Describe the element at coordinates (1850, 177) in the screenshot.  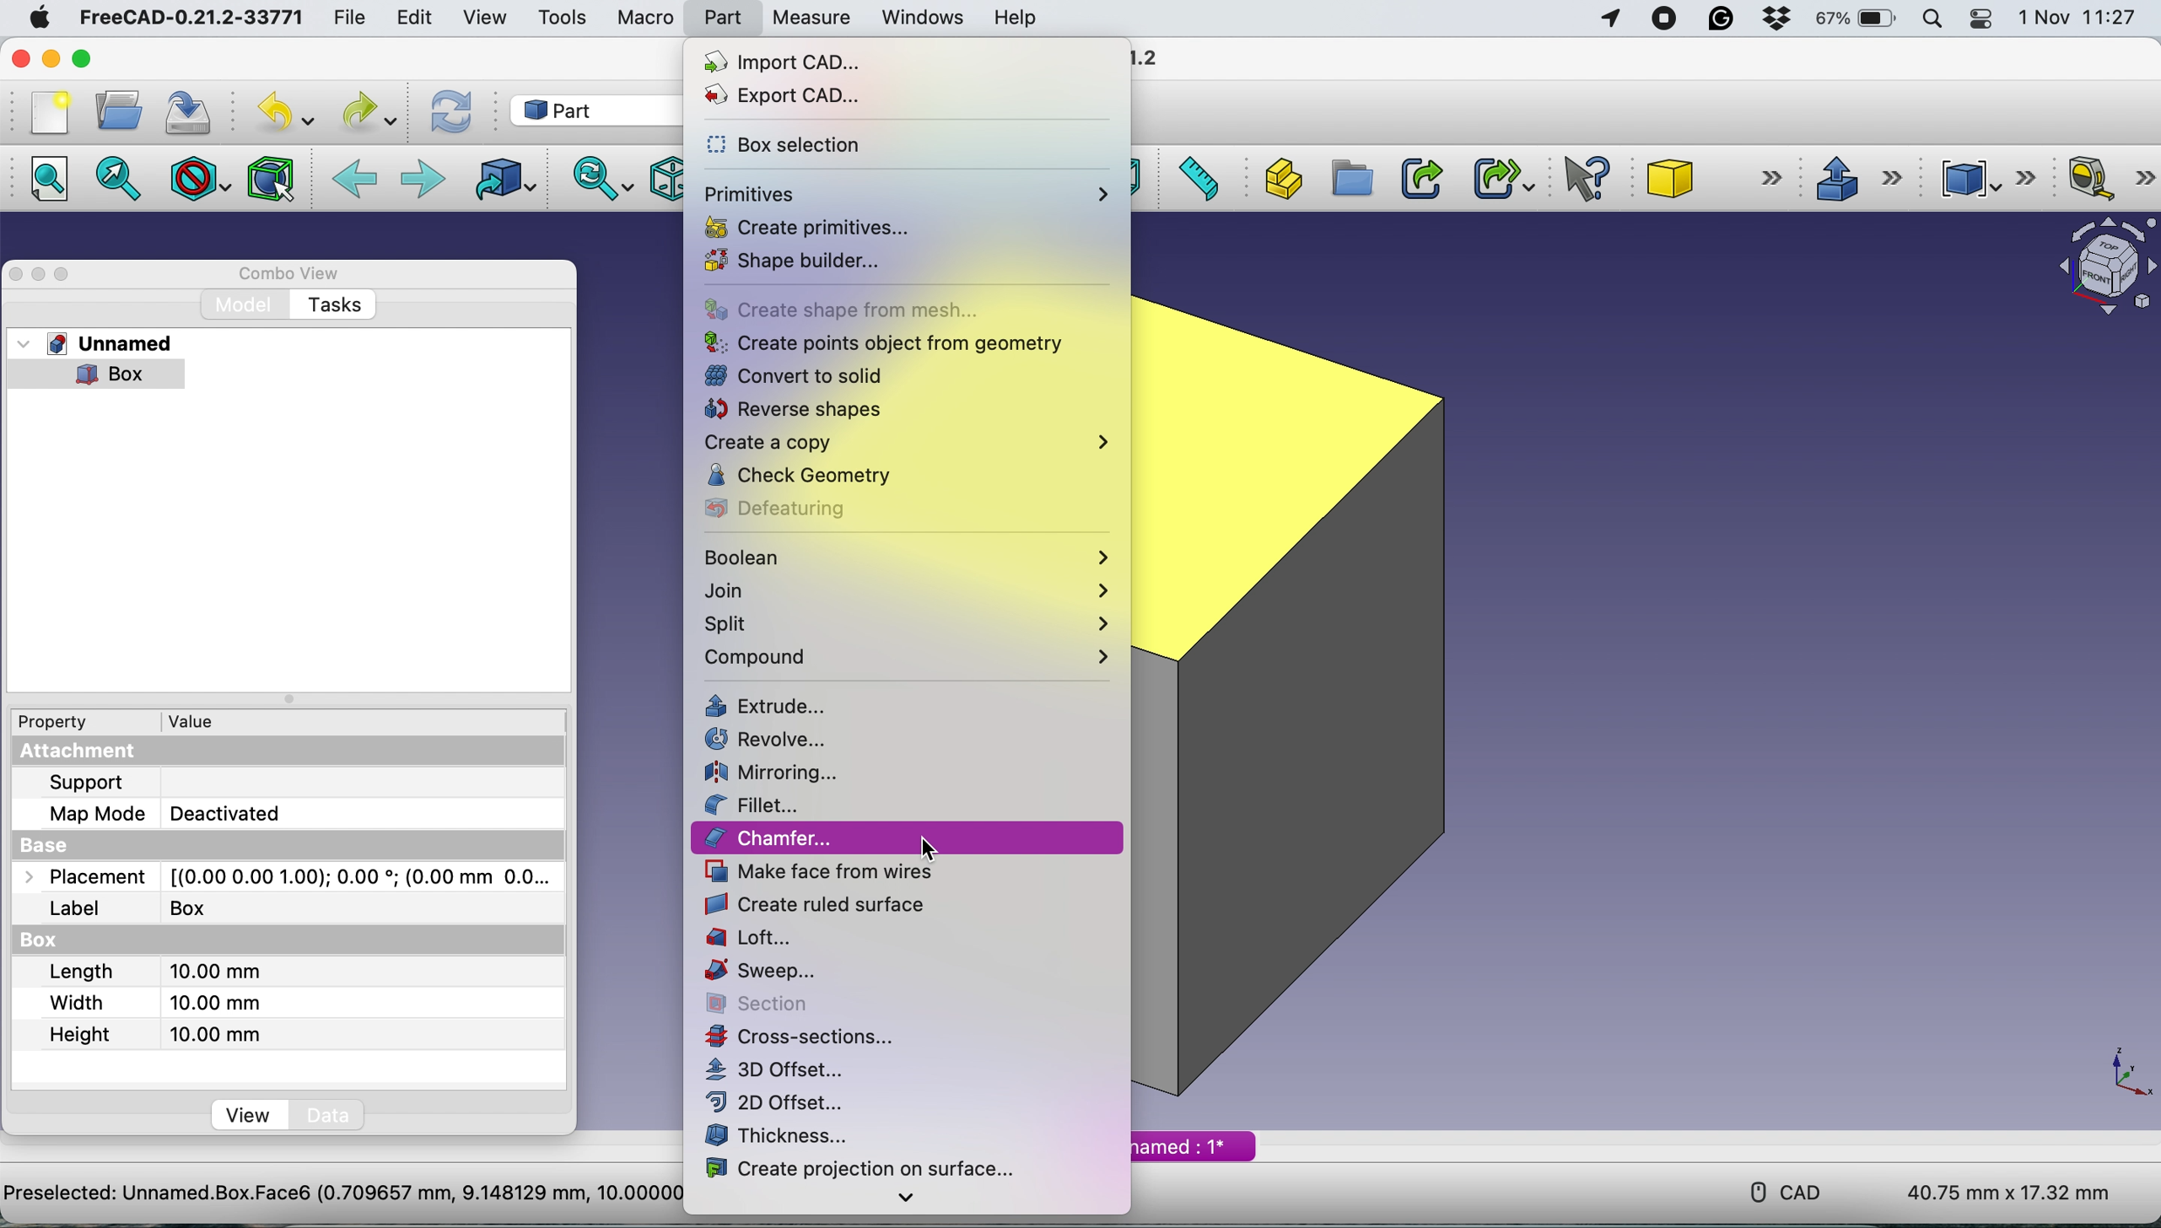
I see `extrude` at that location.